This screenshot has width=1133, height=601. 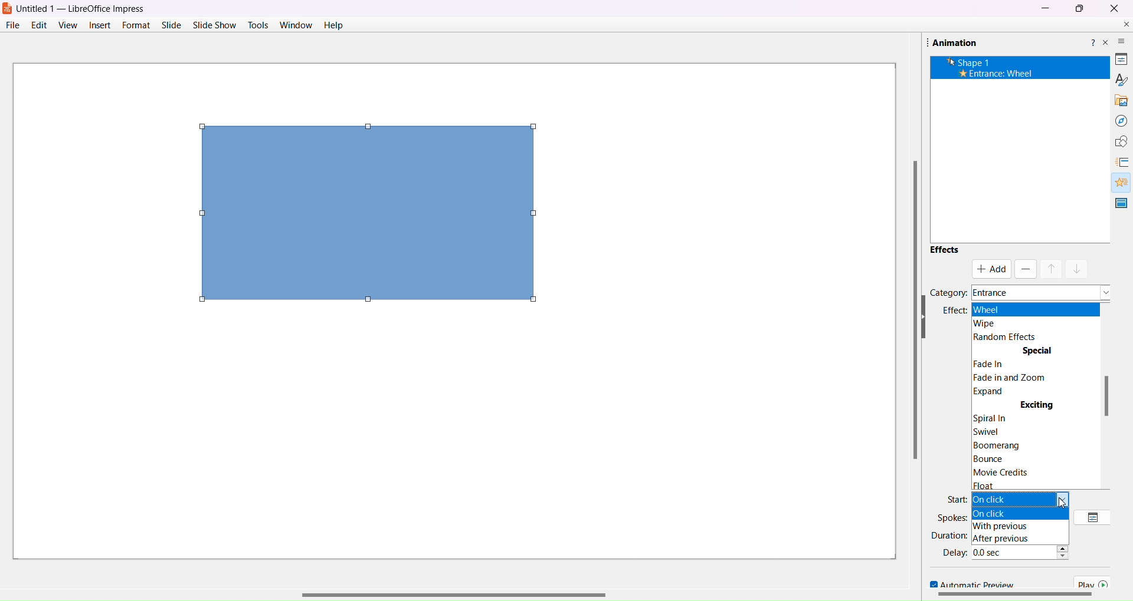 I want to click on Master Slide, so click(x=1122, y=203).